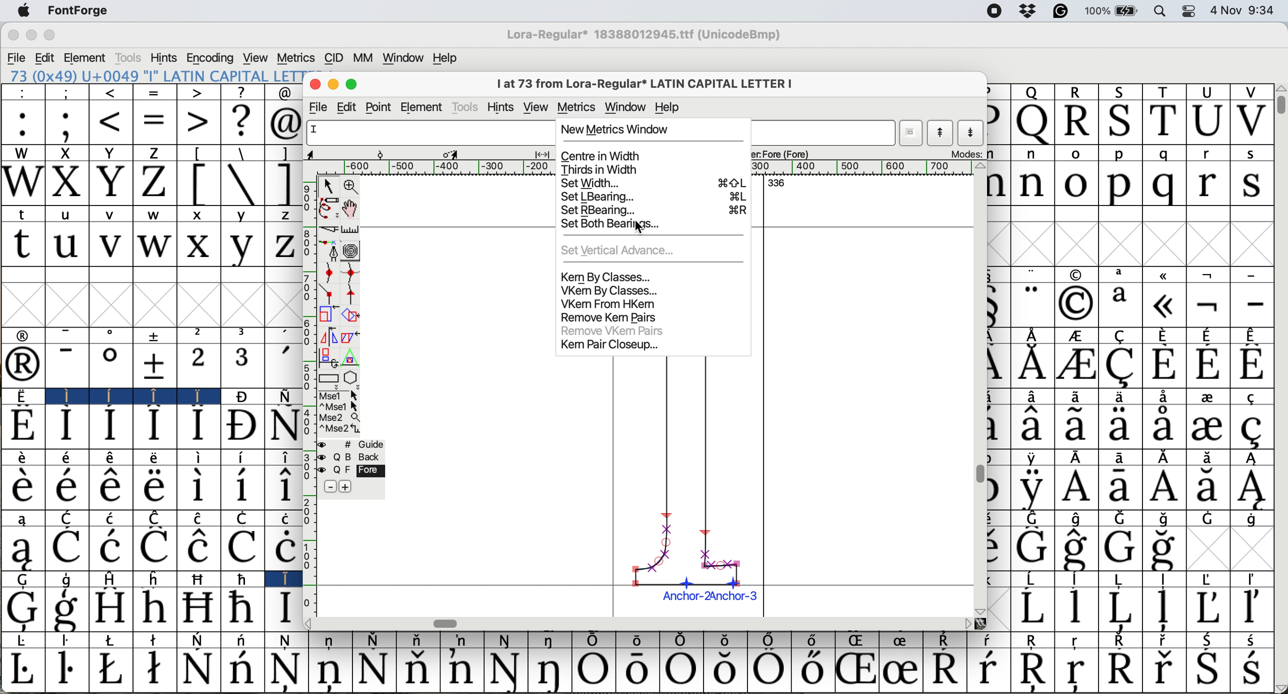 This screenshot has height=694, width=1288. What do you see at coordinates (680, 640) in the screenshot?
I see `Symbol` at bounding box center [680, 640].